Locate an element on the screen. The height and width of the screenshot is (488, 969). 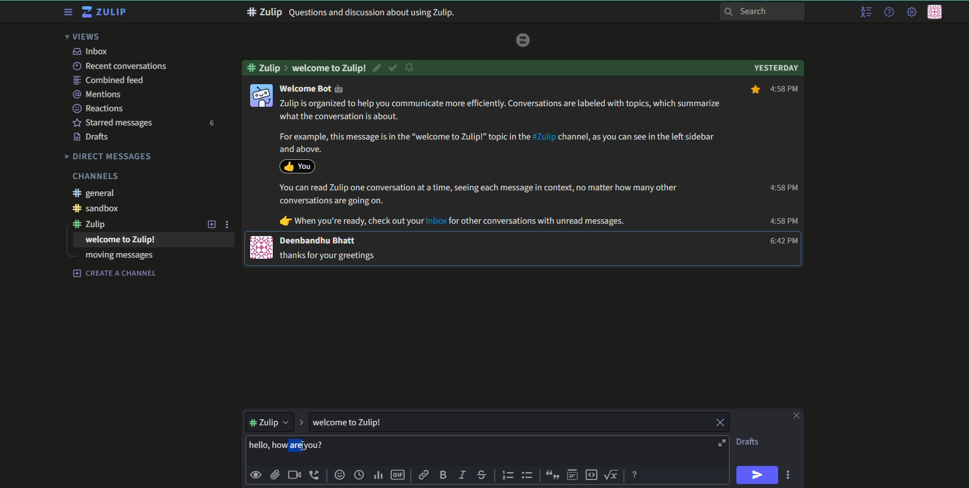
mentions is located at coordinates (99, 94).